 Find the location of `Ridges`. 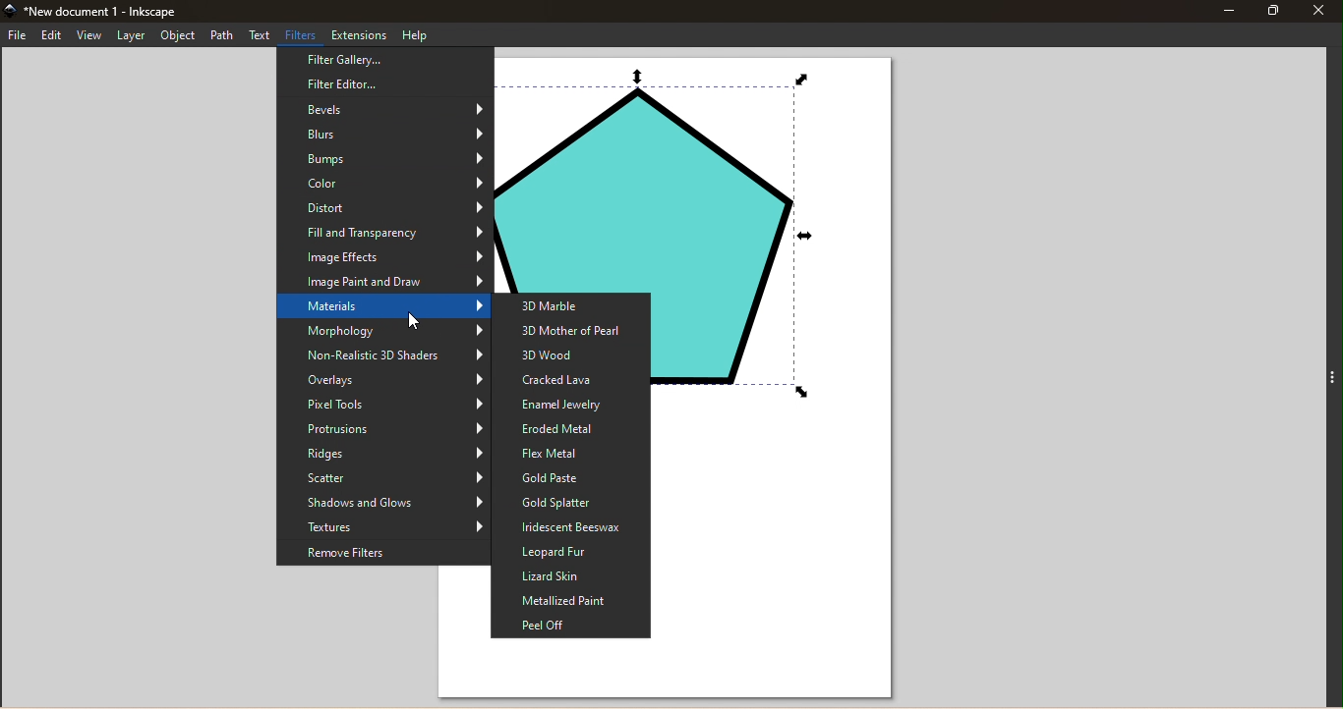

Ridges is located at coordinates (383, 455).